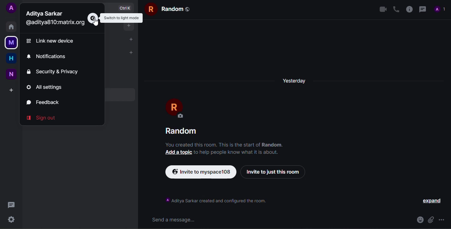  I want to click on invite to myspace108, so click(200, 172).